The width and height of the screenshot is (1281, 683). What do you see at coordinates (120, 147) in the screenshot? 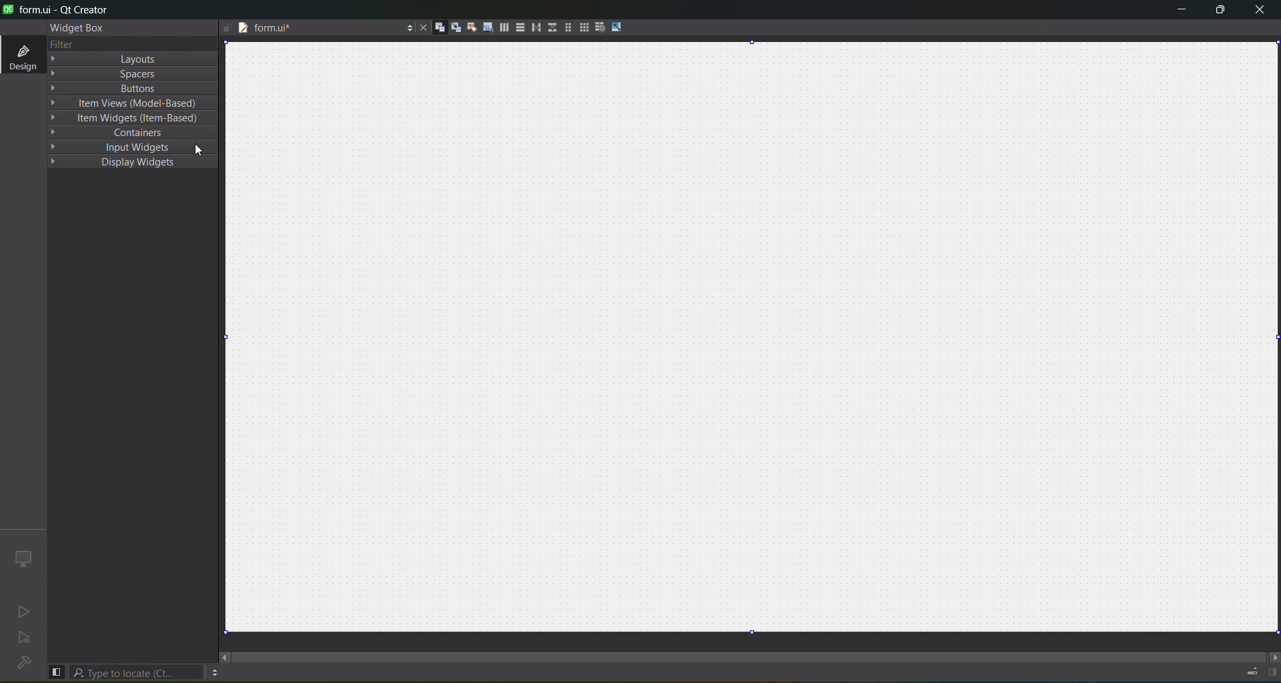
I see `input widgets` at bounding box center [120, 147].